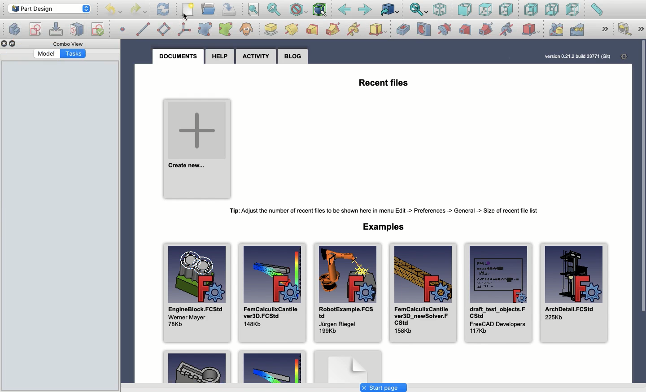 The height and width of the screenshot is (392, 646). I want to click on Activity , so click(258, 58).